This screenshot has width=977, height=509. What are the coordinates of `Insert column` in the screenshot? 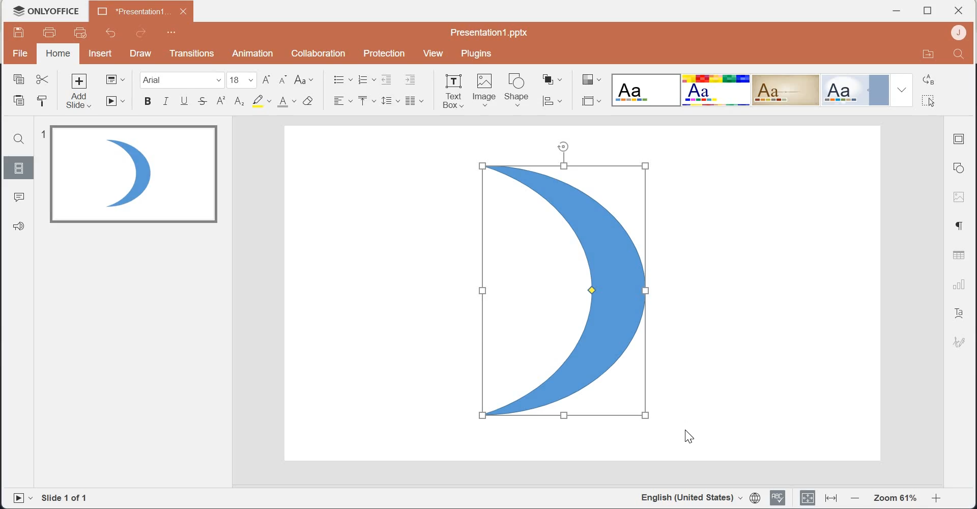 It's located at (416, 101).